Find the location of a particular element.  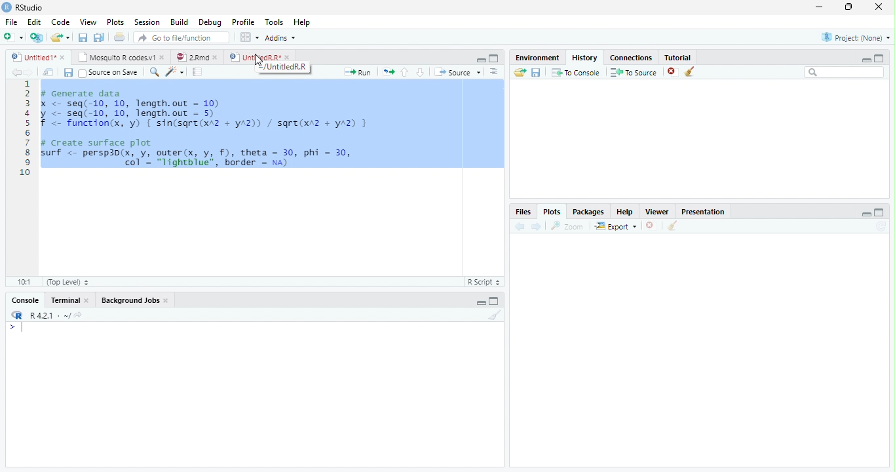

Workspace panes is located at coordinates (248, 37).